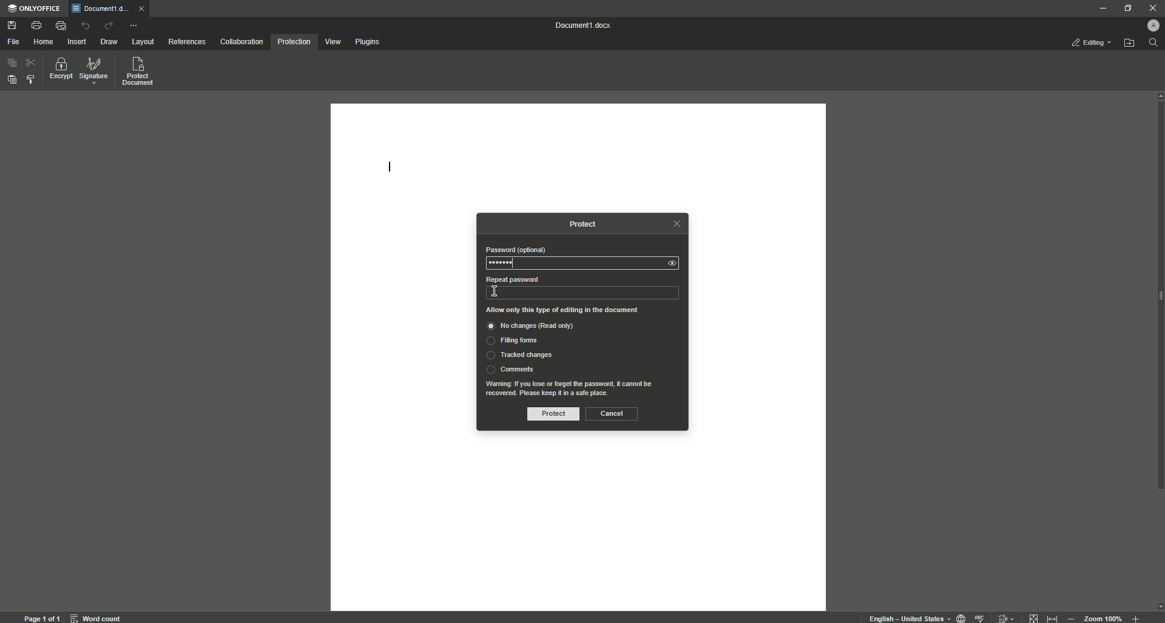 Image resolution: width=1165 pixels, height=623 pixels. I want to click on Open file location, so click(1129, 43).